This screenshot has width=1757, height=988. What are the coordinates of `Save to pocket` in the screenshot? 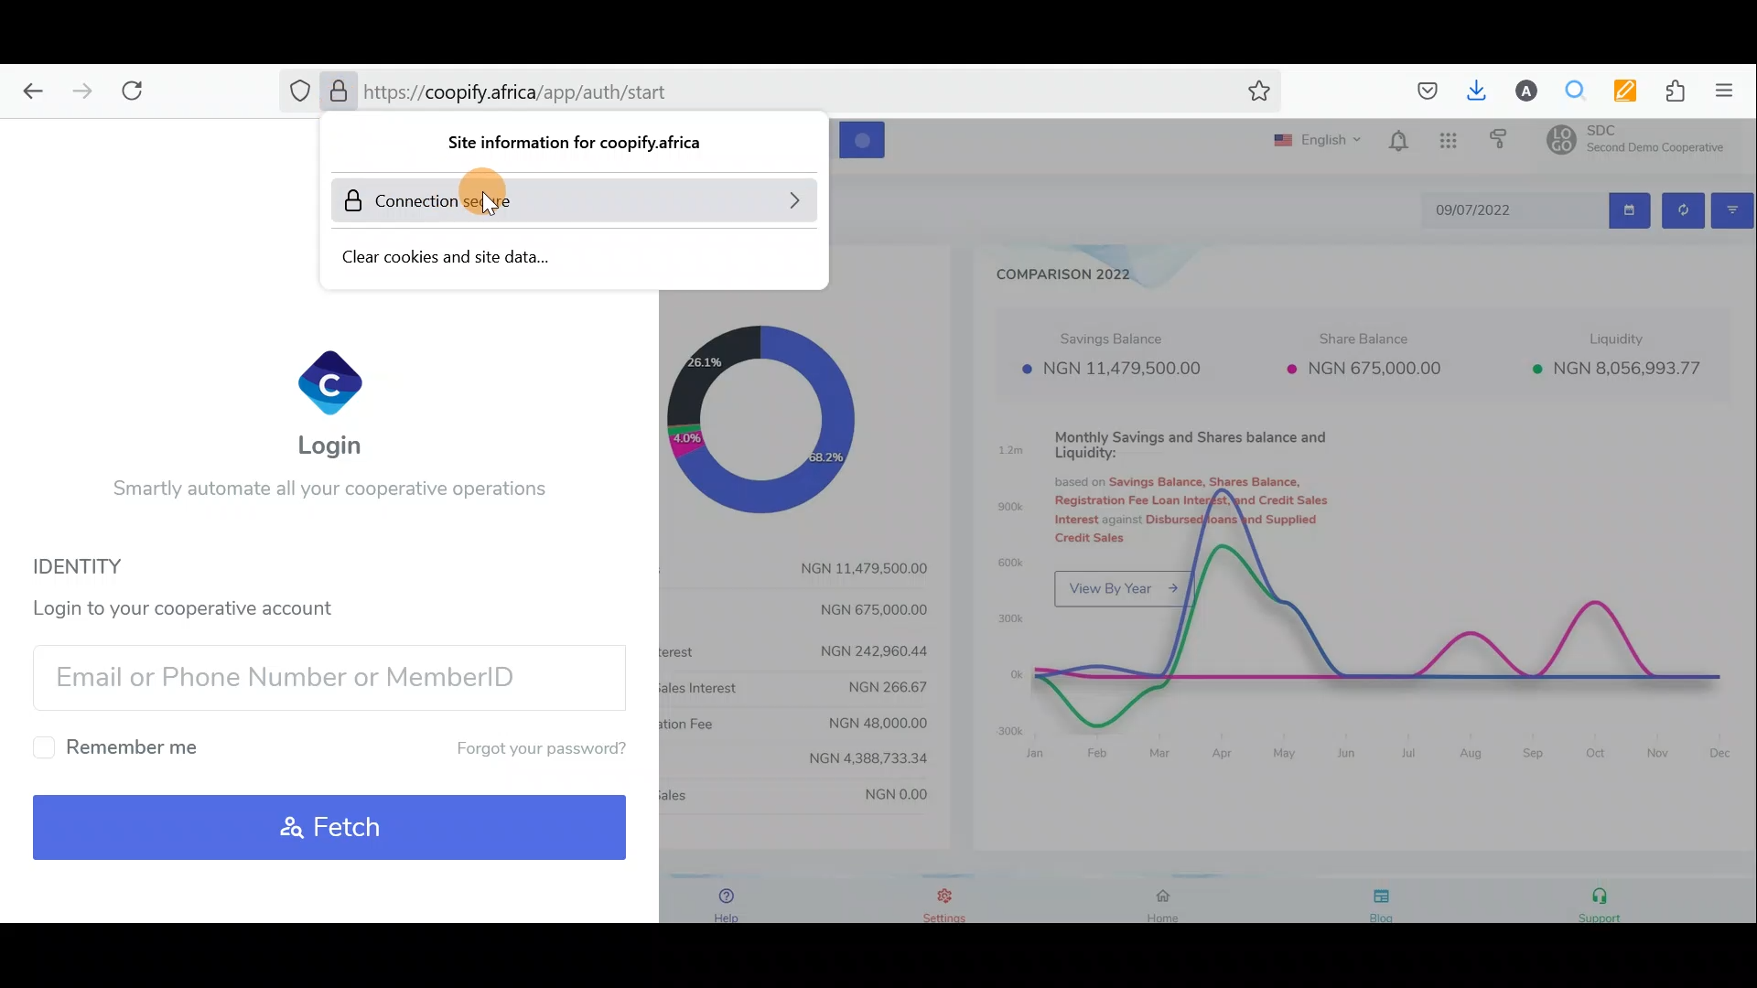 It's located at (1420, 91).